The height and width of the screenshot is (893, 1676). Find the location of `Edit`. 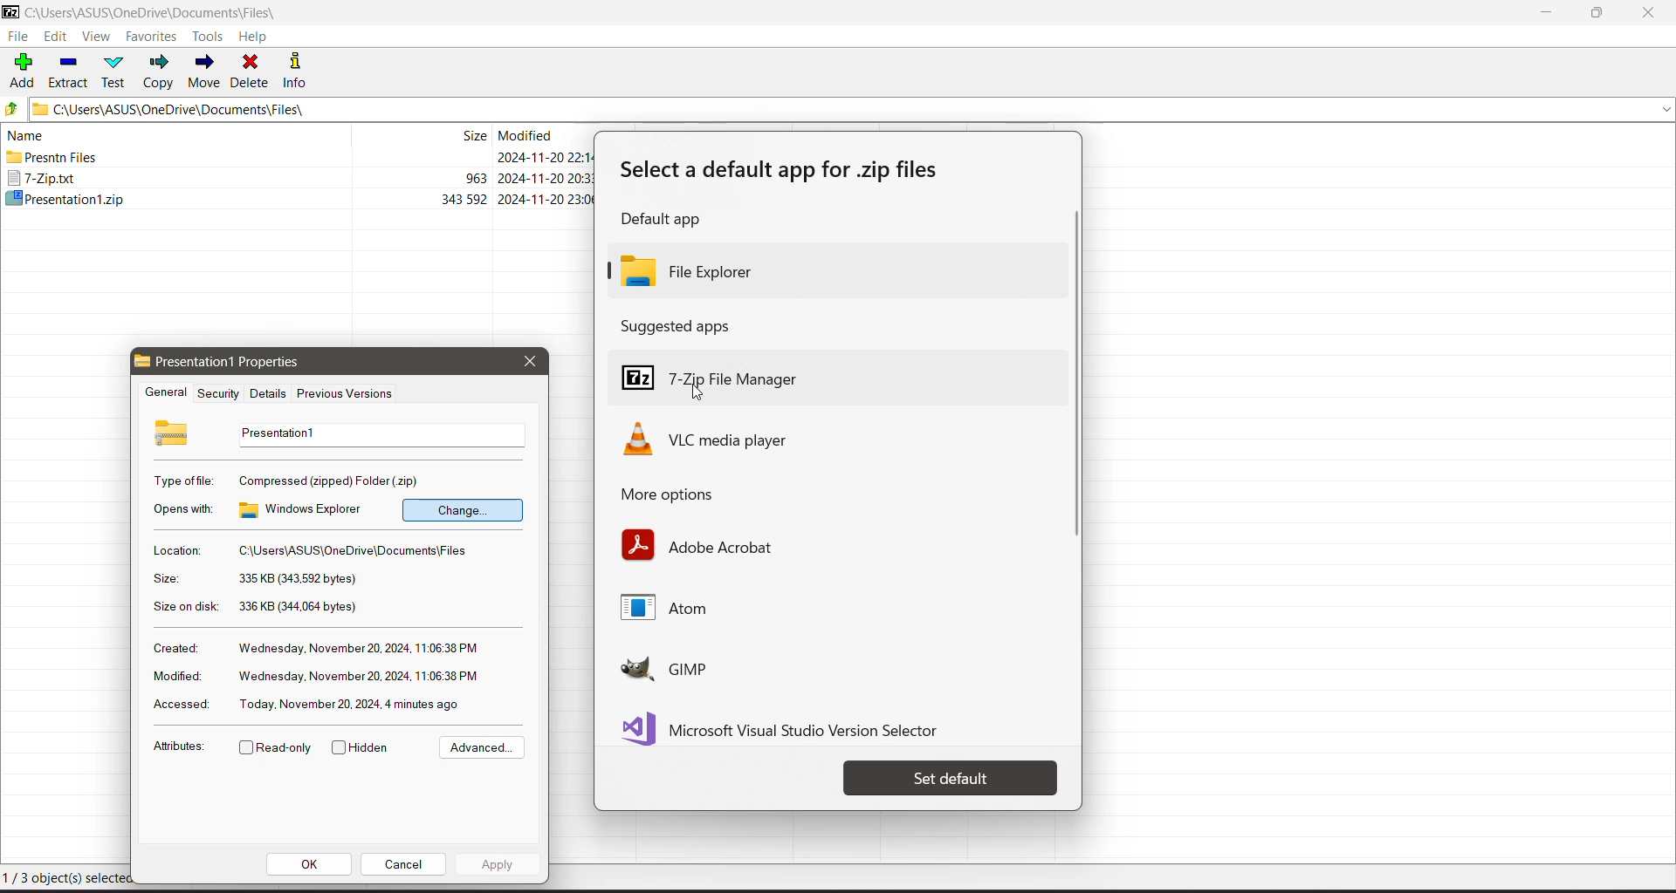

Edit is located at coordinates (58, 37).